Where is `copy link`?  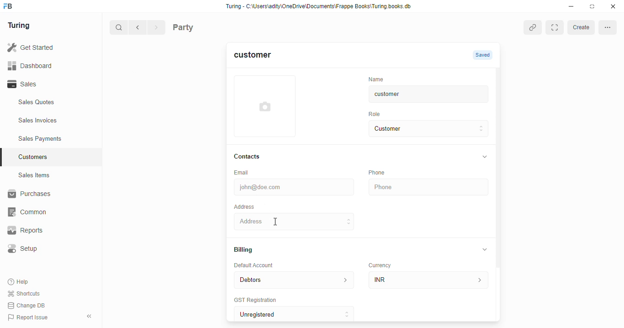
copy link is located at coordinates (533, 27).